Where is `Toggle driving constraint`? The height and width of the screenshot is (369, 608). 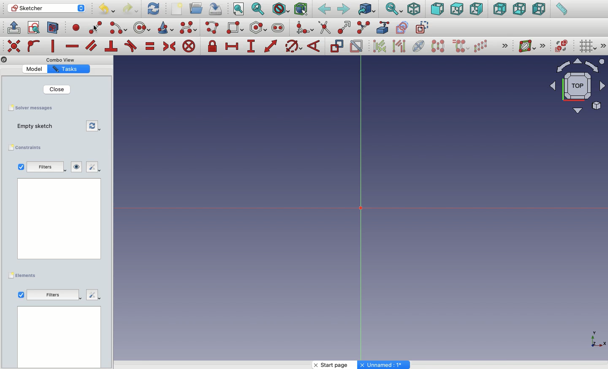 Toggle driving constraint is located at coordinates (337, 46).